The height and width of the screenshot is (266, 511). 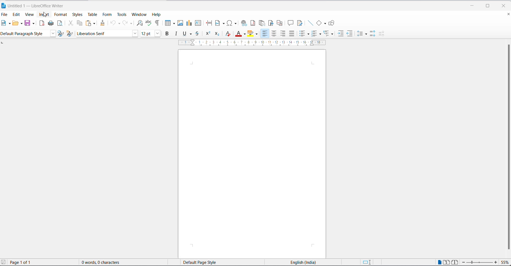 What do you see at coordinates (4, 262) in the screenshot?
I see `save` at bounding box center [4, 262].